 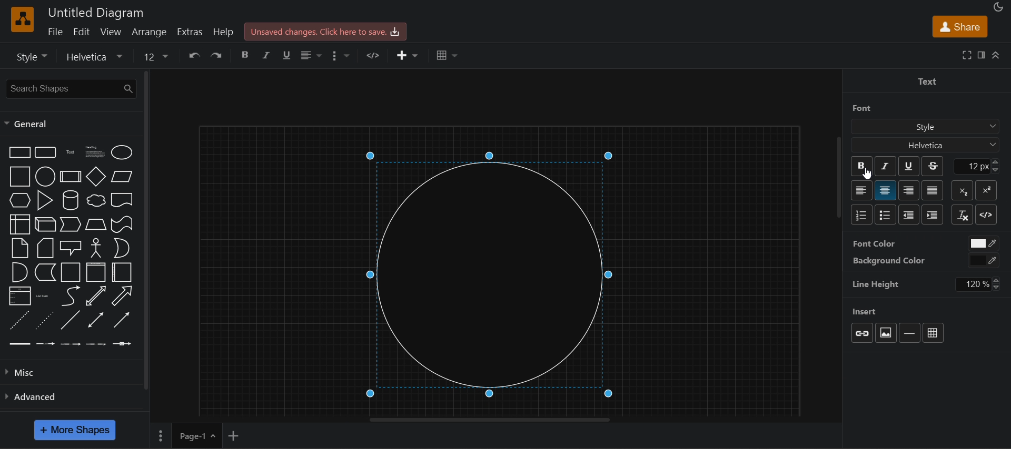 I want to click on More options, so click(x=158, y=438).